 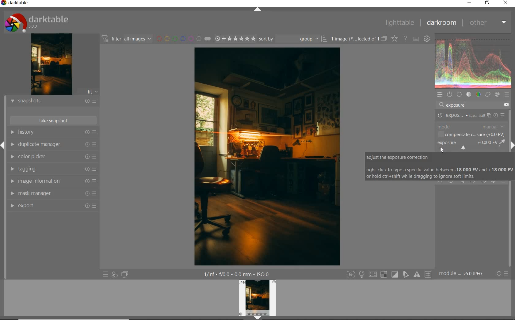 I want to click on set keyboard shortcuts, so click(x=416, y=39).